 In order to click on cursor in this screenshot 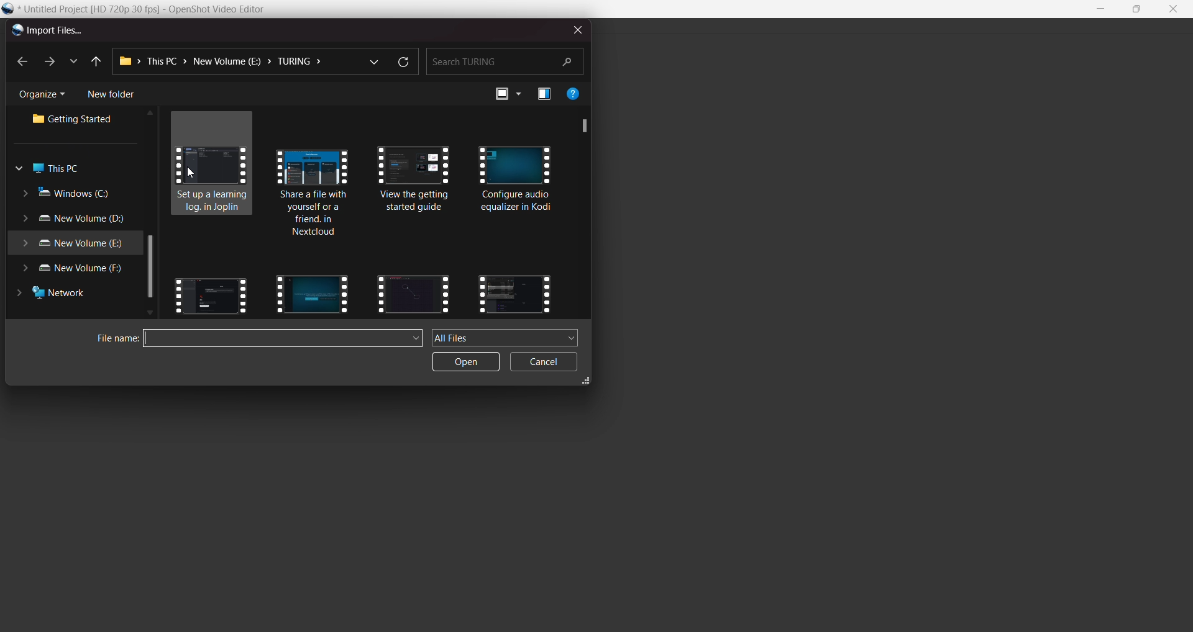, I will do `click(195, 176)`.